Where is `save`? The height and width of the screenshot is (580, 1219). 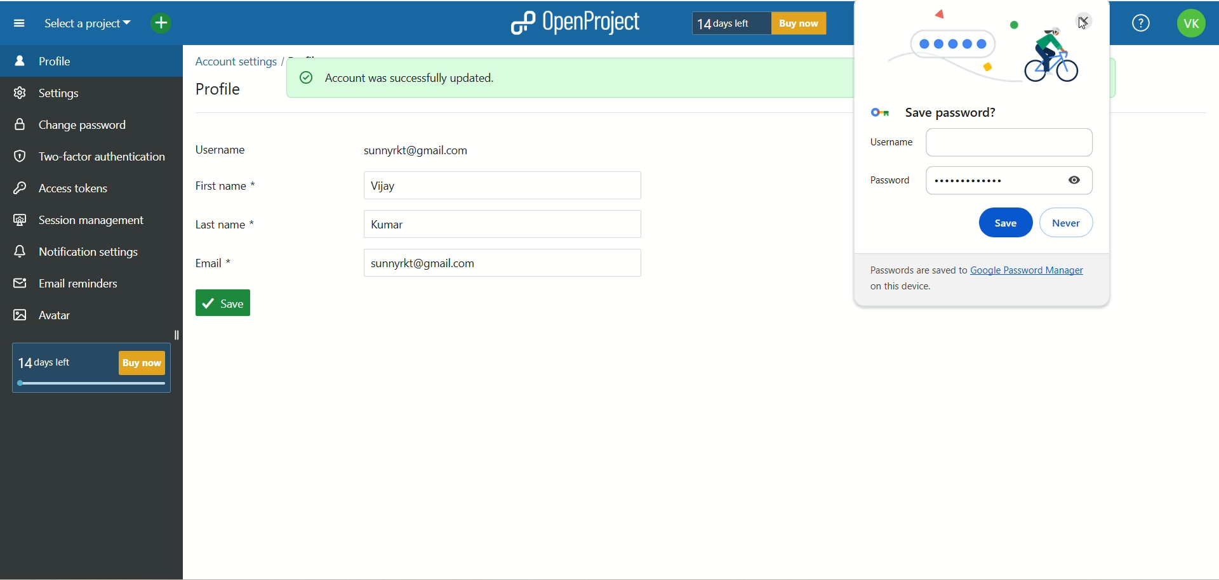 save is located at coordinates (227, 304).